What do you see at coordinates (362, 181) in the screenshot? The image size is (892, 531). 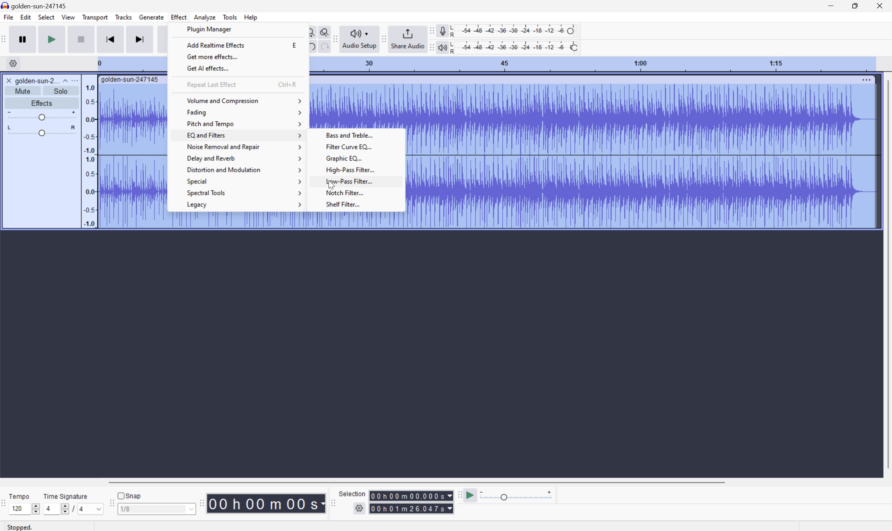 I see `Low pass filter...` at bounding box center [362, 181].